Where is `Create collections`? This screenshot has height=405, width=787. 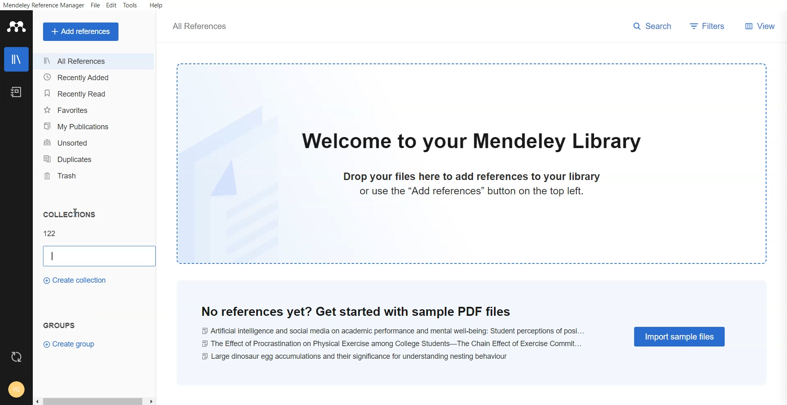
Create collections is located at coordinates (78, 280).